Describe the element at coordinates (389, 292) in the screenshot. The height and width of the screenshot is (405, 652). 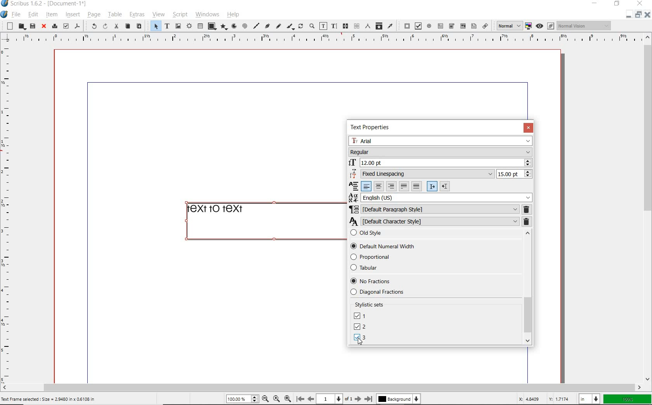
I see `Diagonal fractions` at that location.